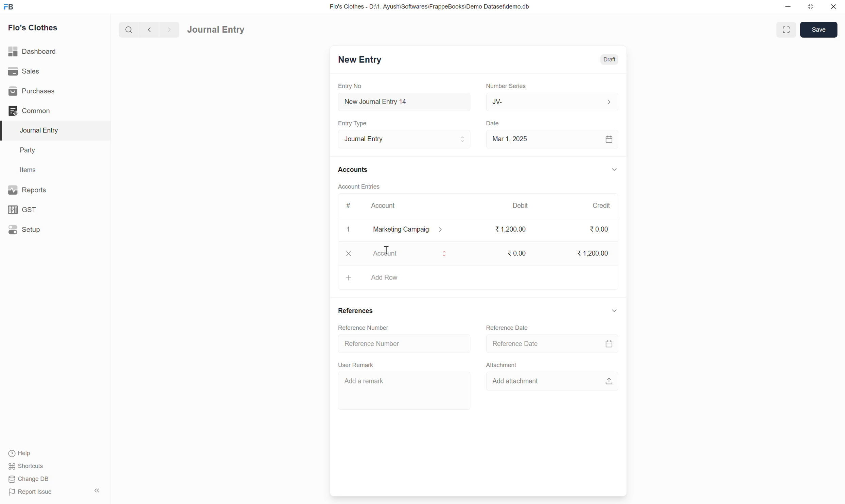  I want to click on Help, so click(21, 454).